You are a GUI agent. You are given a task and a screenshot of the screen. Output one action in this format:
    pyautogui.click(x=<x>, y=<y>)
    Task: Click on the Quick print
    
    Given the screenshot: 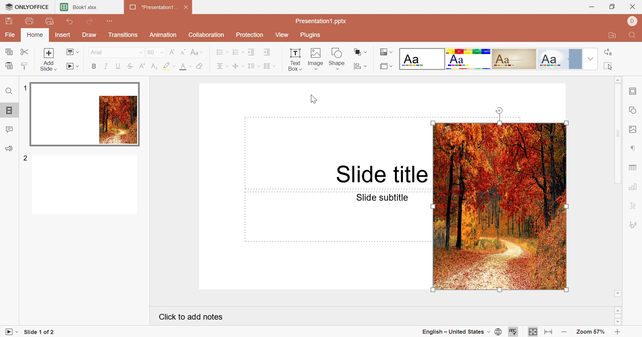 What is the action you would take?
    pyautogui.click(x=50, y=21)
    